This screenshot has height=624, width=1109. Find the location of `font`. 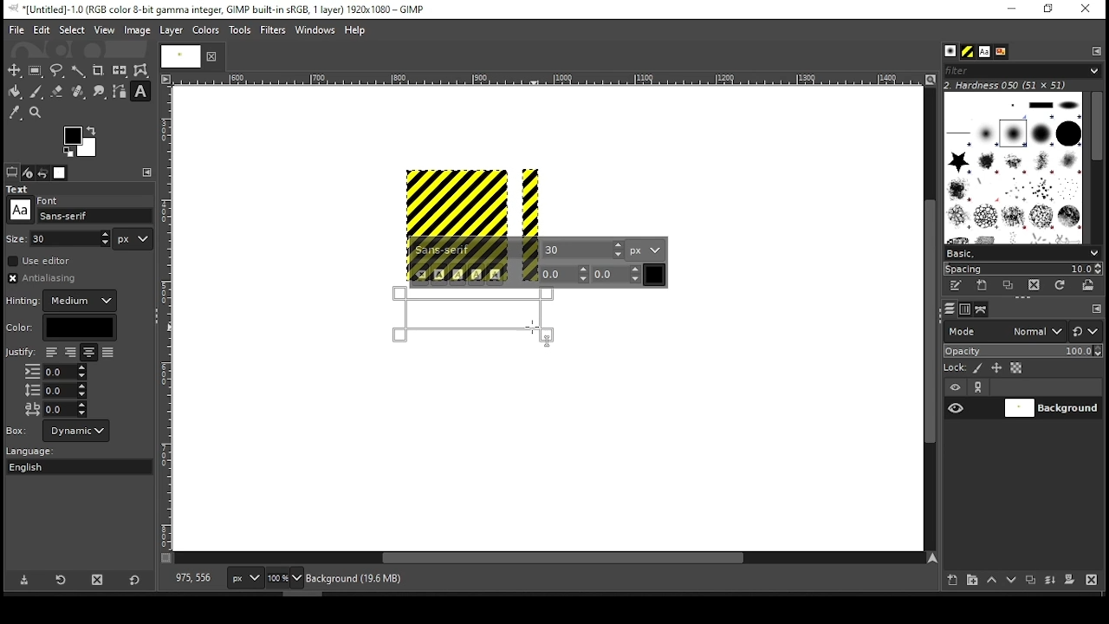

font is located at coordinates (95, 216).